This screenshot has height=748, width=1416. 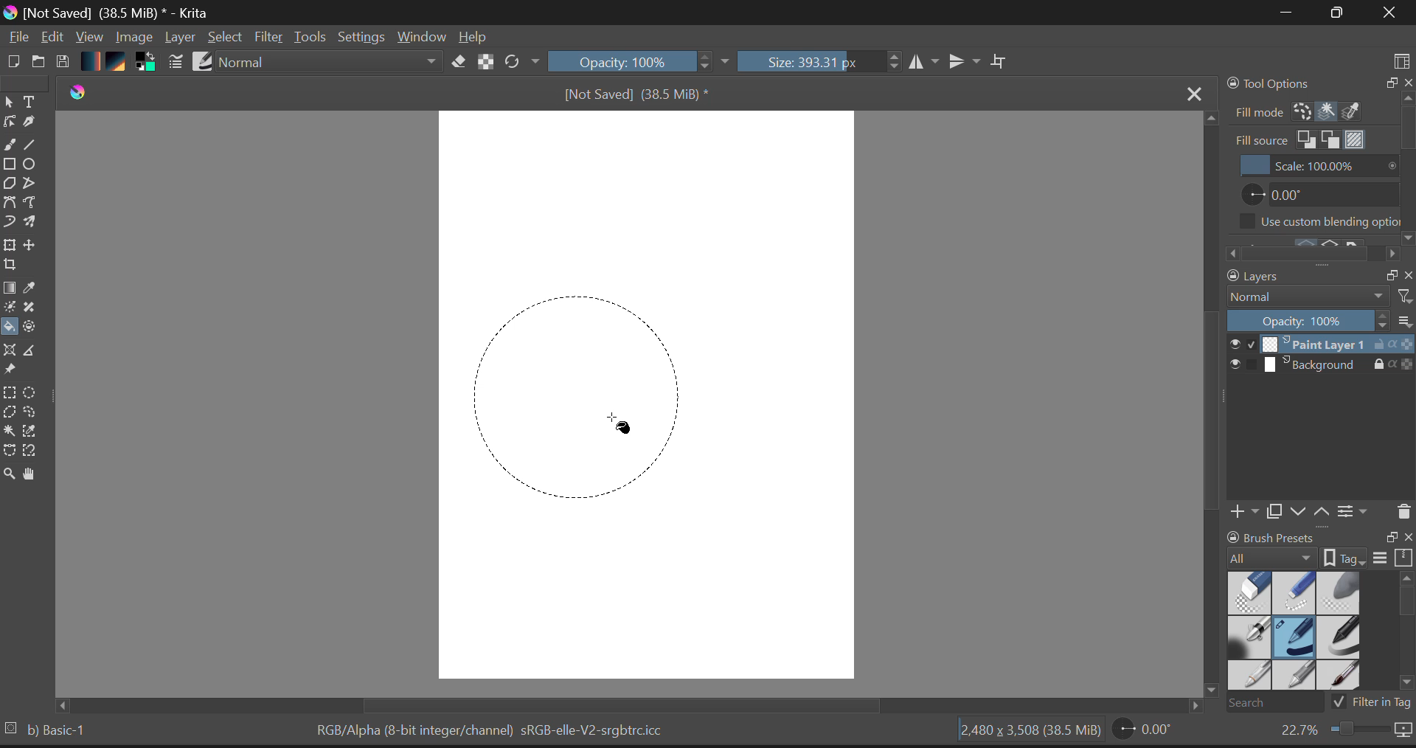 What do you see at coordinates (10, 289) in the screenshot?
I see `Gradient Fill` at bounding box center [10, 289].